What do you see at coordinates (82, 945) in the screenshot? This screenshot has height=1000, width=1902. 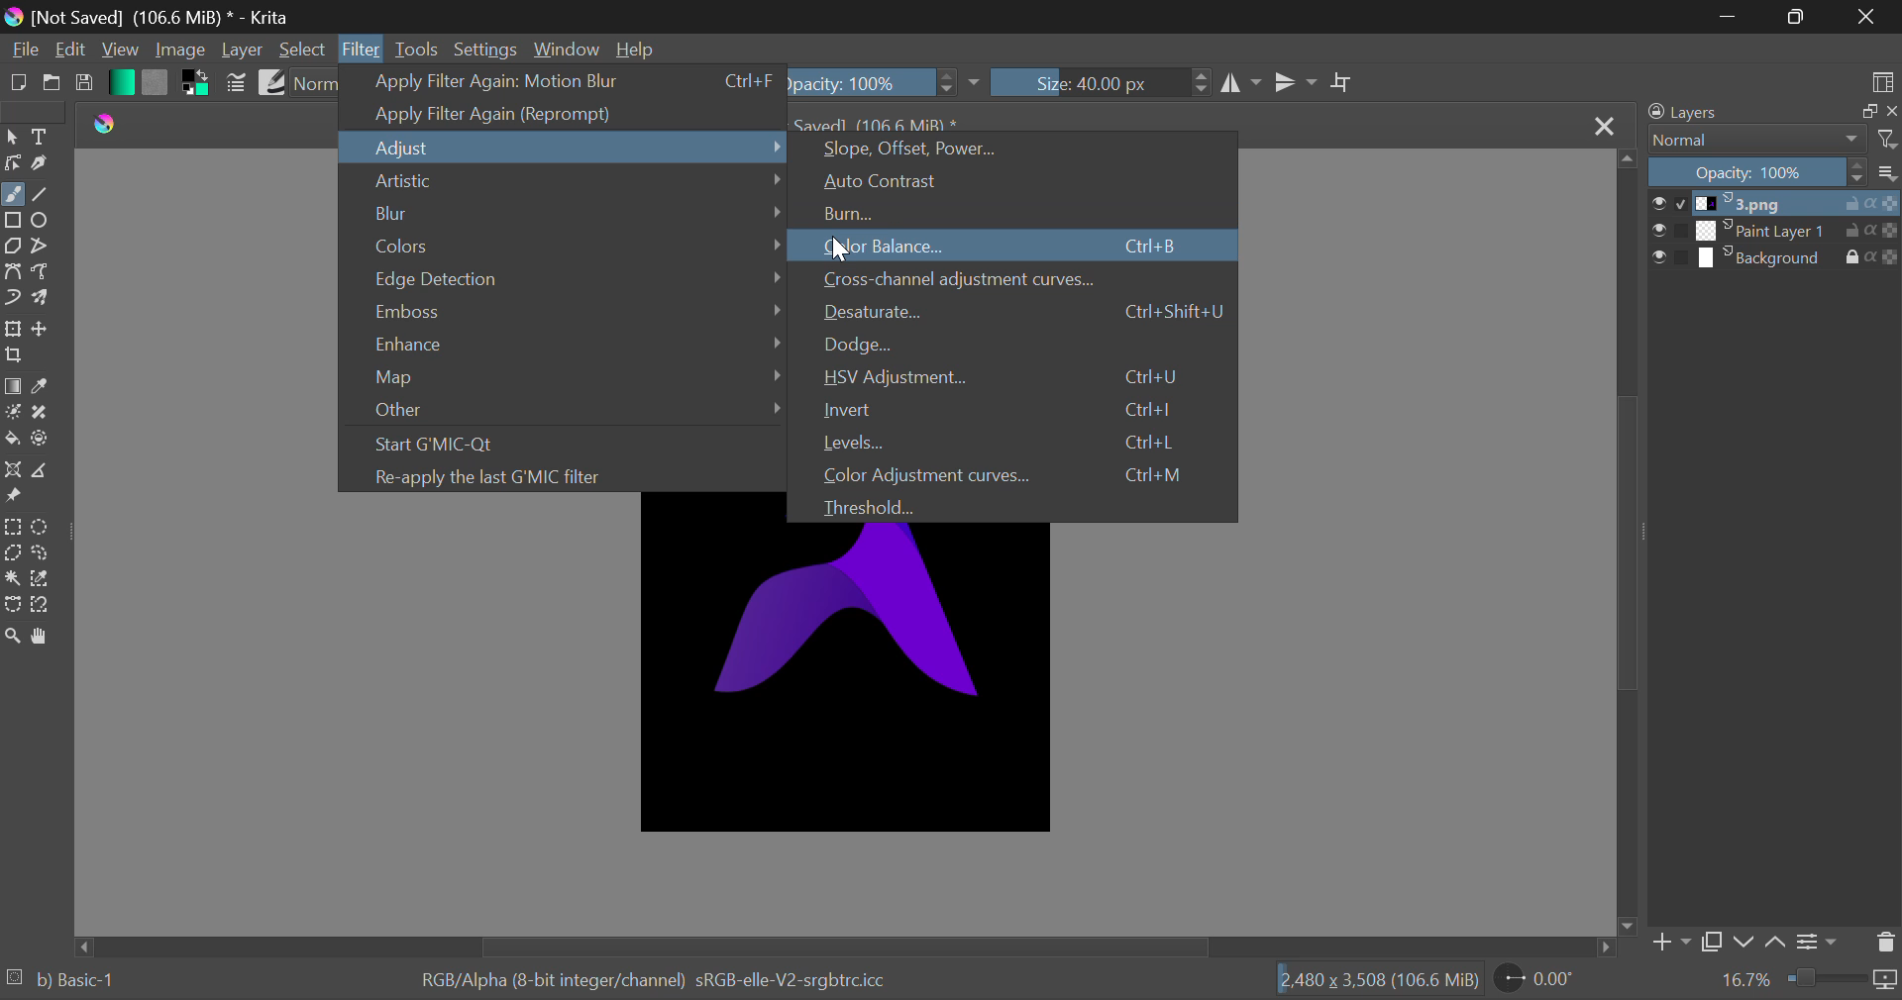 I see `move left` at bounding box center [82, 945].